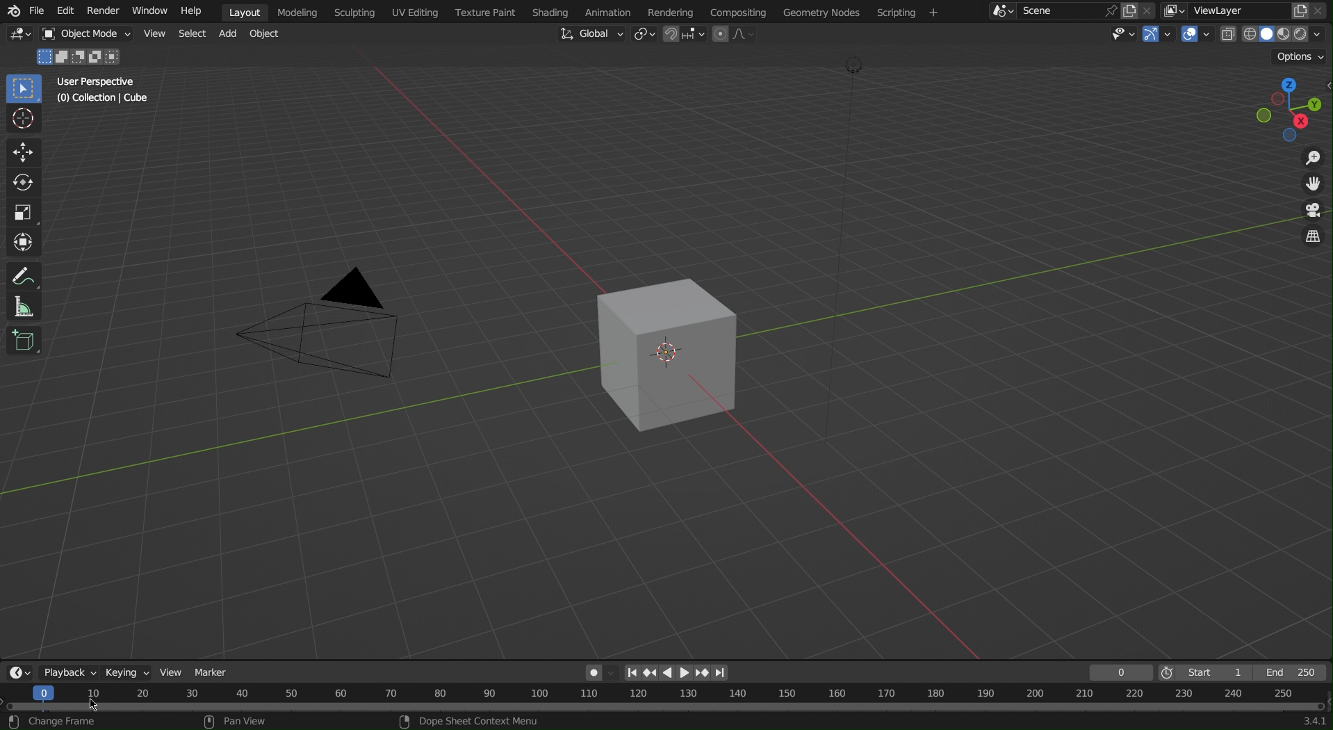  I want to click on Viewport, so click(1293, 109).